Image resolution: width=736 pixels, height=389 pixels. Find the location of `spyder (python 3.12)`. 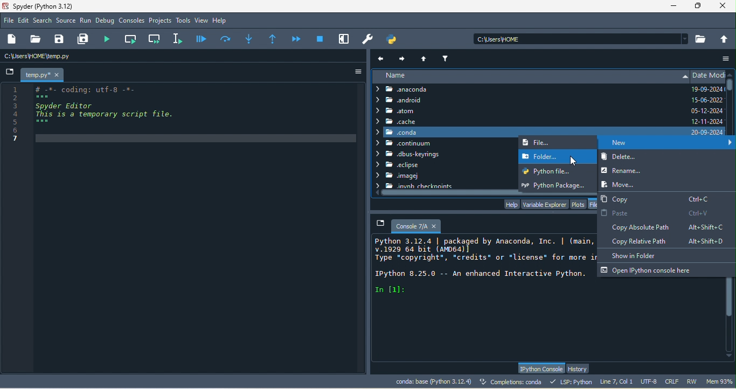

spyder (python 3.12) is located at coordinates (48, 6).